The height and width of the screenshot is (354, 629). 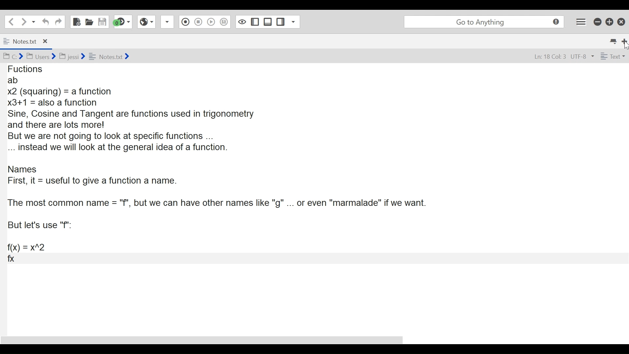 I want to click on c:, so click(x=12, y=56).